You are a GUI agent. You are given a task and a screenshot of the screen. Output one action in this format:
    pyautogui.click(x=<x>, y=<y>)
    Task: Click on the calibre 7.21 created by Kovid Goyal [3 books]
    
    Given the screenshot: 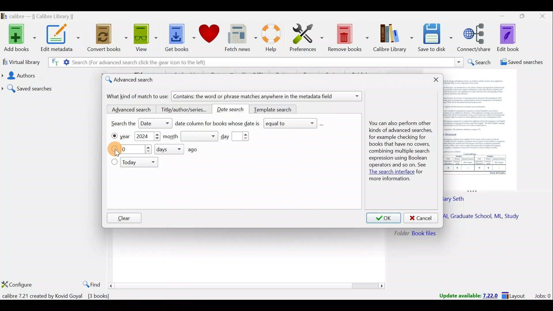 What is the action you would take?
    pyautogui.click(x=57, y=296)
    